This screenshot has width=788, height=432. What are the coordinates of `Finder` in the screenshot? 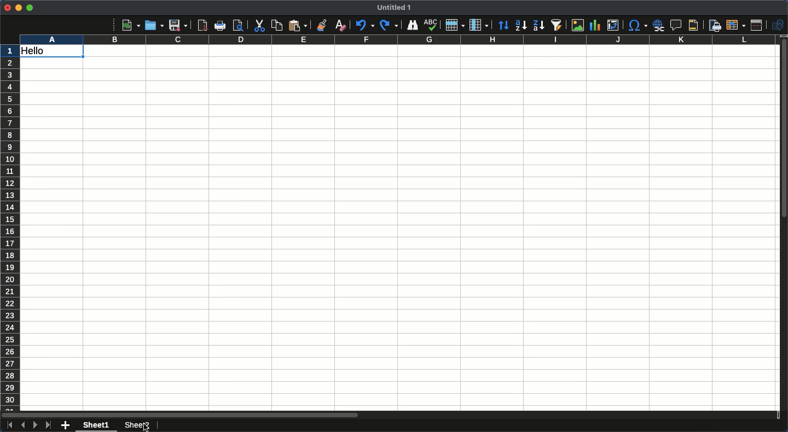 It's located at (411, 25).